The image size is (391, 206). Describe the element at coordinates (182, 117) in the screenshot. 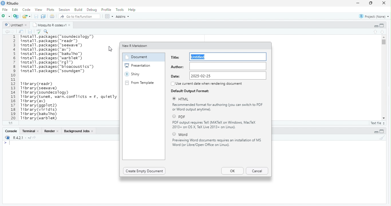

I see `PDF` at that location.